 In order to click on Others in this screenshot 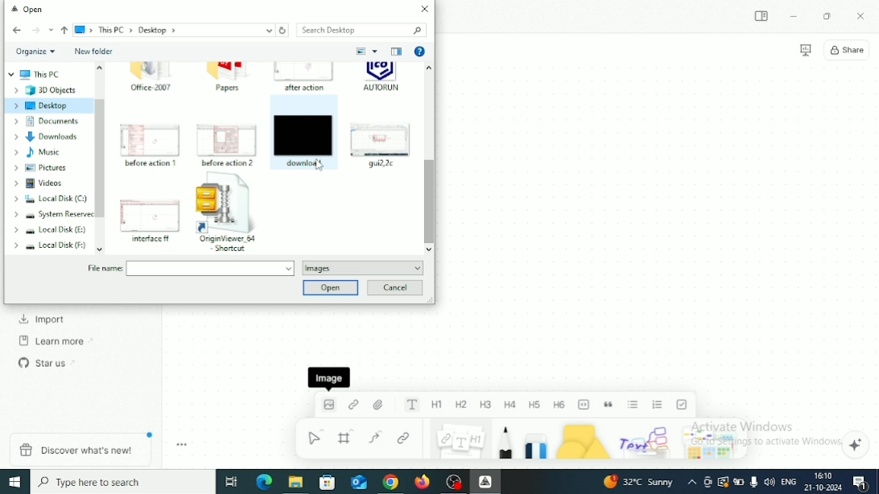, I will do `click(646, 440)`.